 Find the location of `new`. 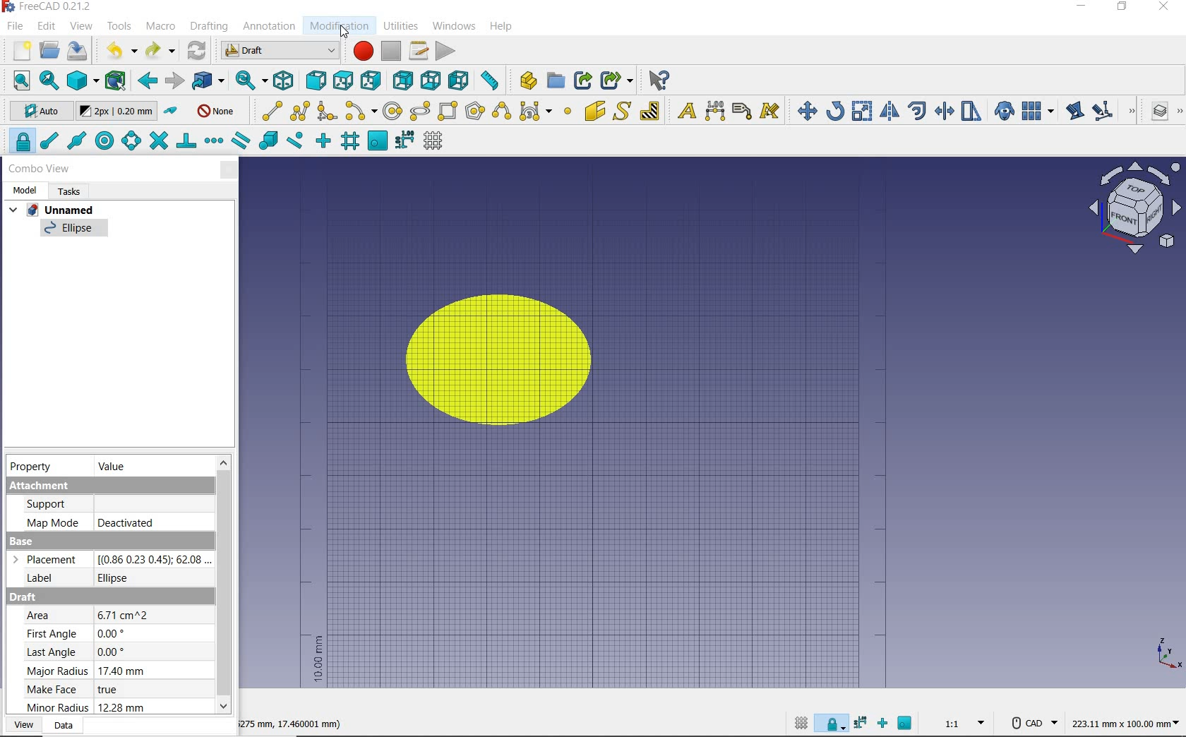

new is located at coordinates (16, 52).